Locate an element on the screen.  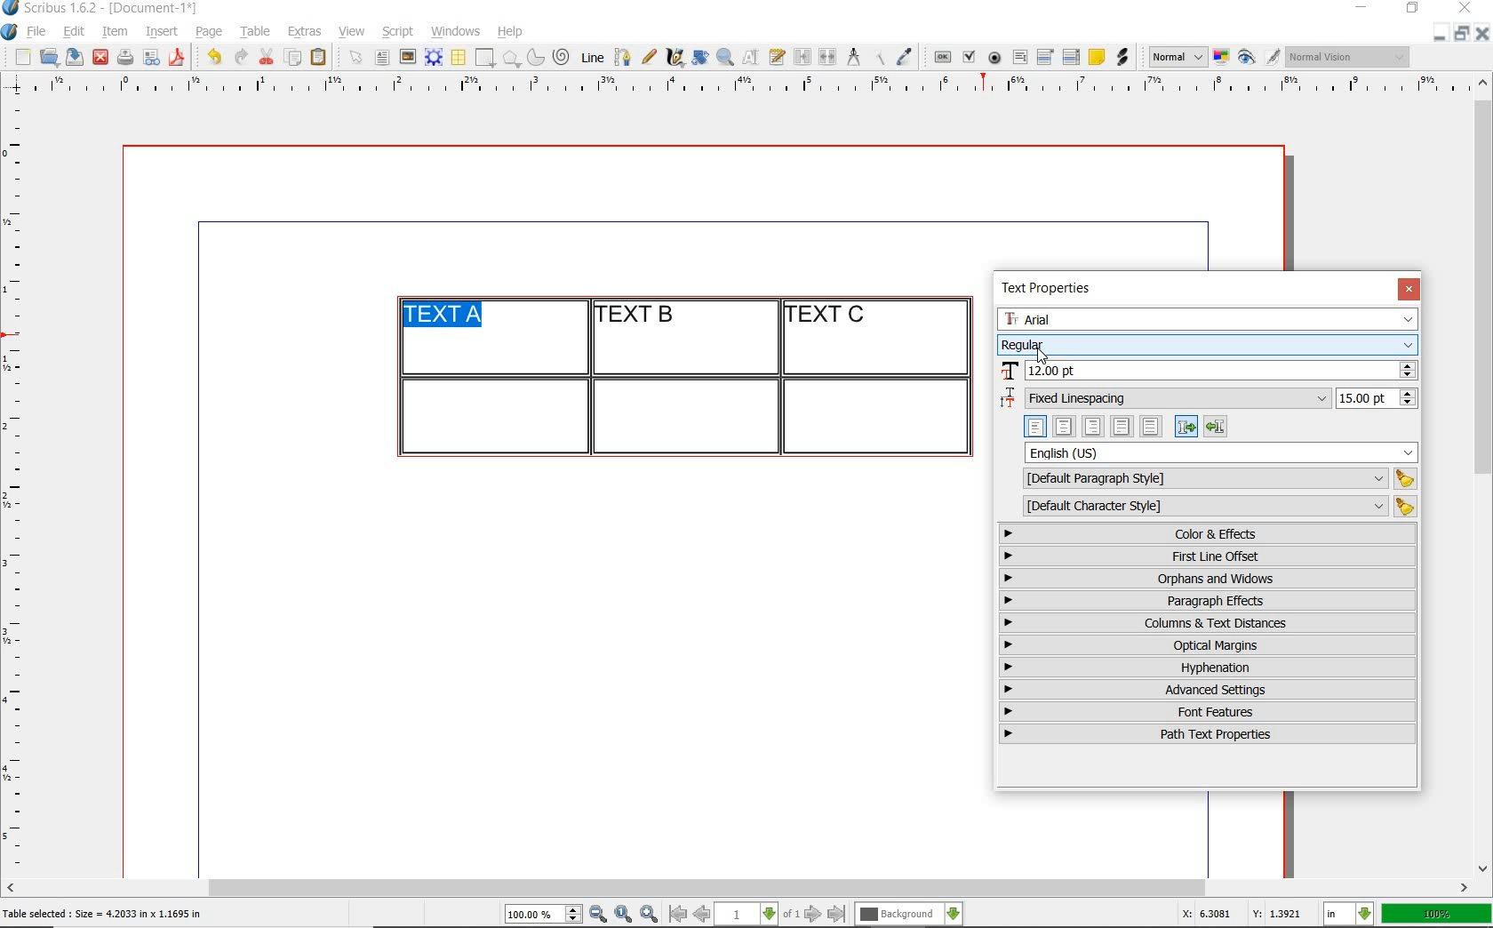
text highlighted is located at coordinates (443, 316).